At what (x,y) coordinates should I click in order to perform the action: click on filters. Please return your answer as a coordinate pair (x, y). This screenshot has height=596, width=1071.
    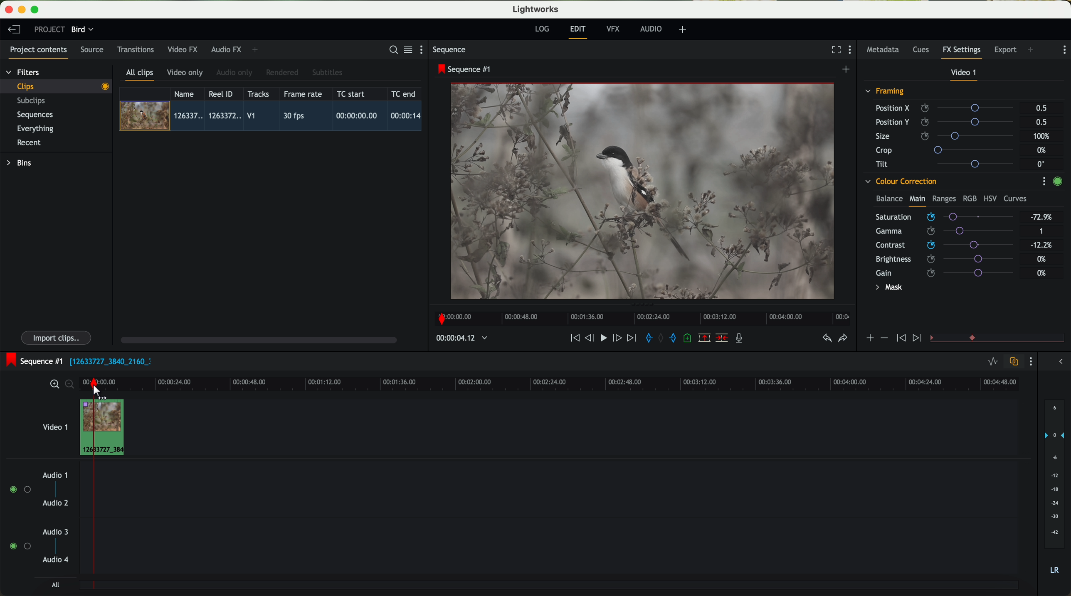
    Looking at the image, I should click on (24, 72).